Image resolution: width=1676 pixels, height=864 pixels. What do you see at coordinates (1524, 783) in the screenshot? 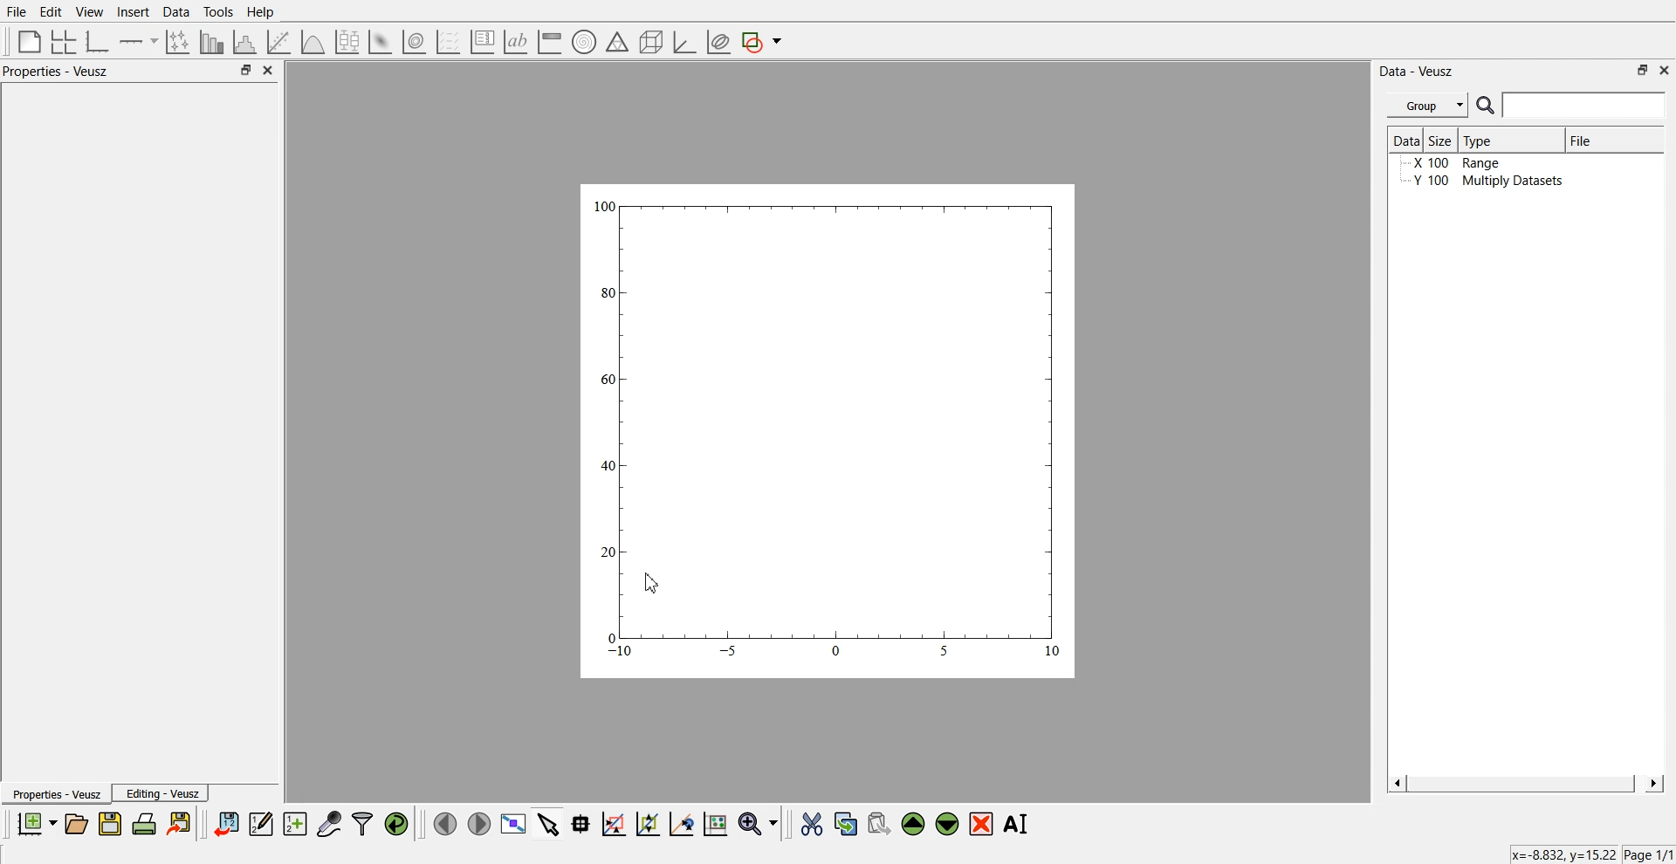
I see `scroll bar` at bounding box center [1524, 783].